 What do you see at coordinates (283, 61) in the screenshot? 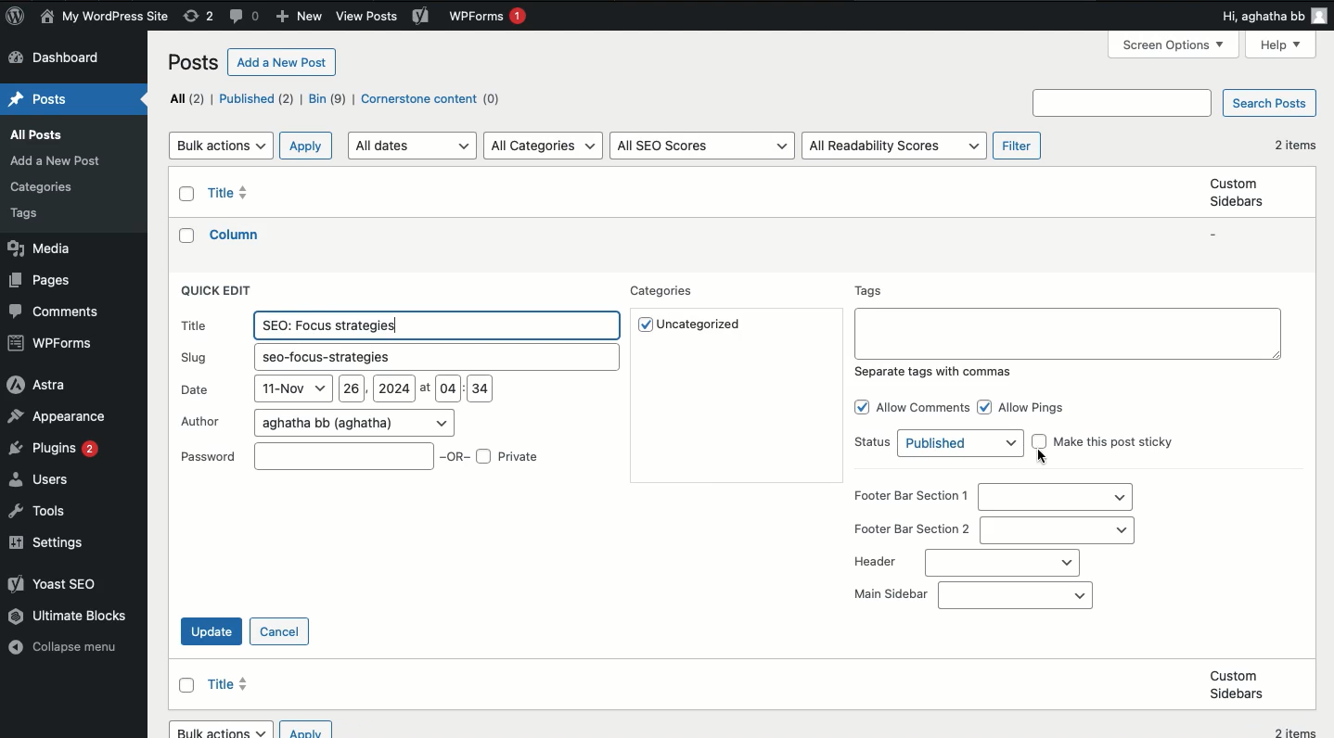
I see `Add a new post` at bounding box center [283, 61].